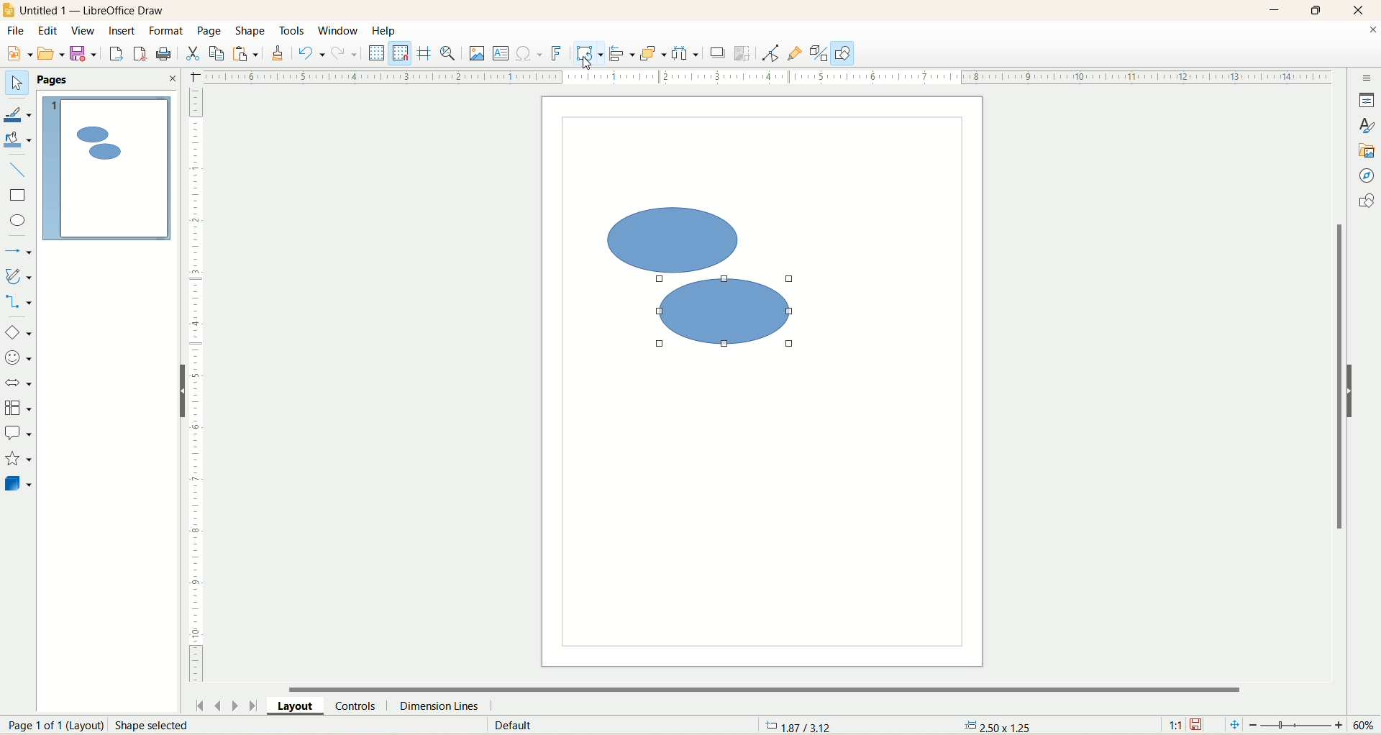  What do you see at coordinates (252, 30) in the screenshot?
I see `shape` at bounding box center [252, 30].